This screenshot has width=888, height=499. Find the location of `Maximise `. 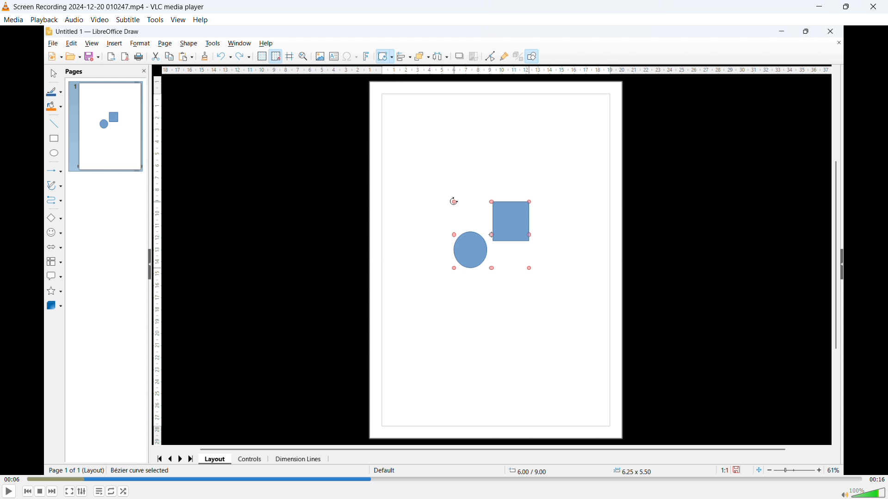

Maximise  is located at coordinates (846, 7).